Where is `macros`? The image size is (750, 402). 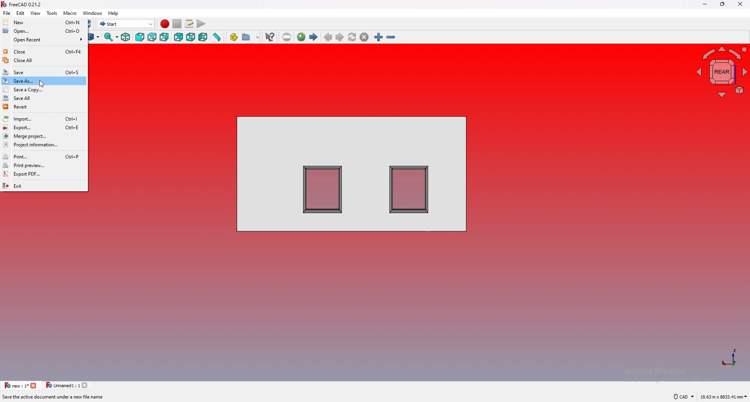 macros is located at coordinates (189, 23).